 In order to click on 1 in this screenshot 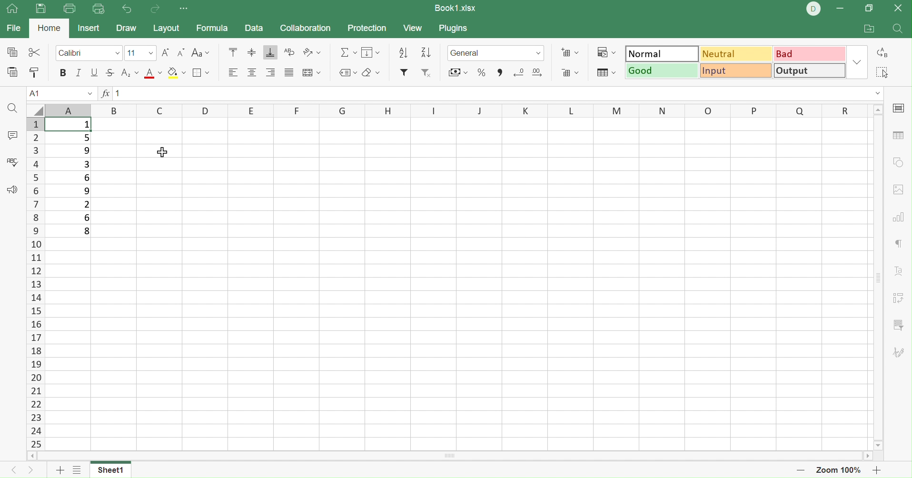, I will do `click(118, 94)`.